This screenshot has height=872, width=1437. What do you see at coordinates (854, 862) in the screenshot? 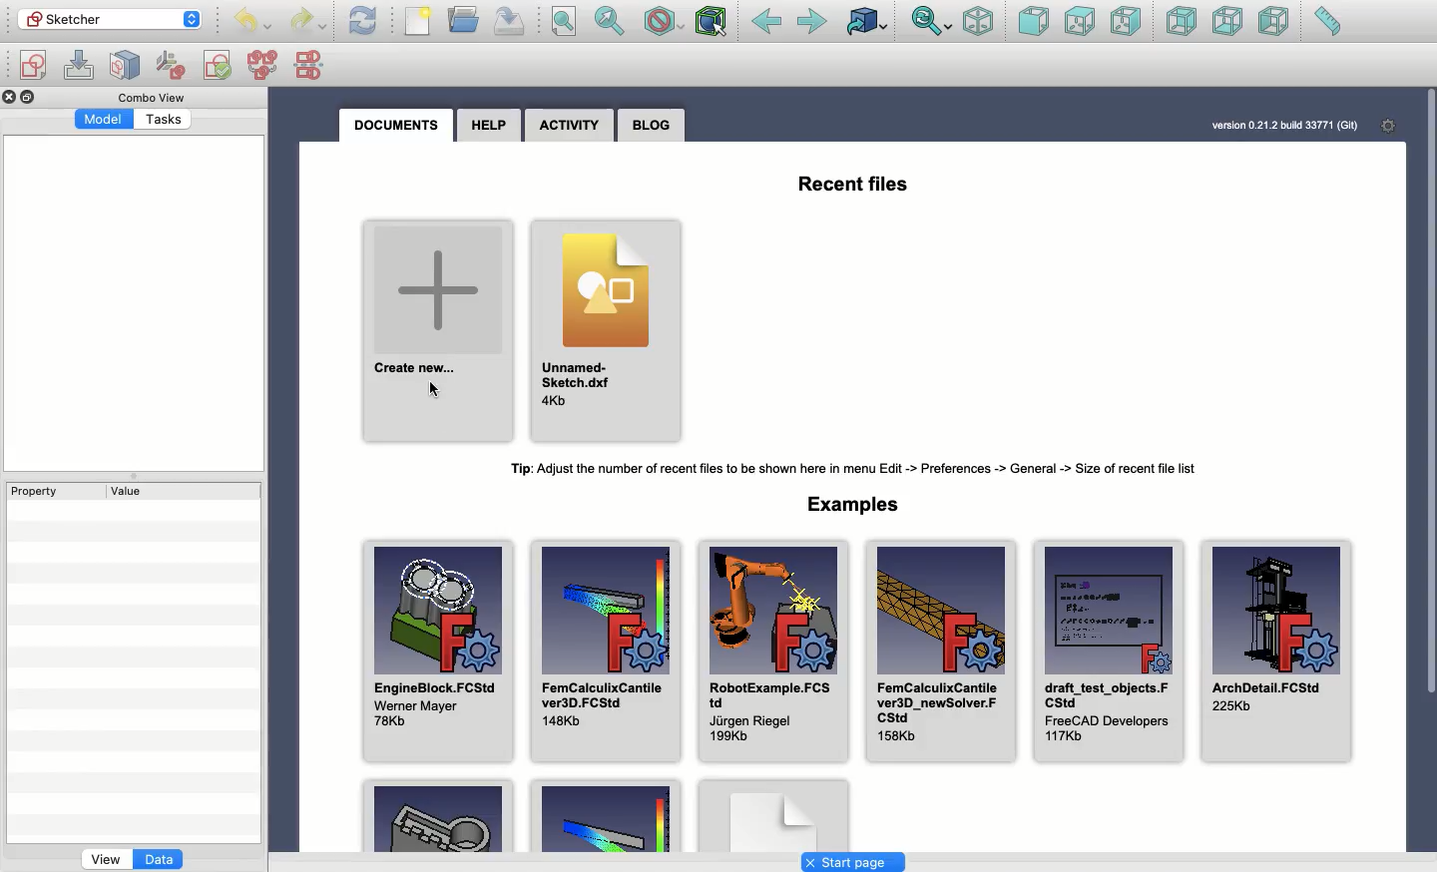
I see `Start page` at bounding box center [854, 862].